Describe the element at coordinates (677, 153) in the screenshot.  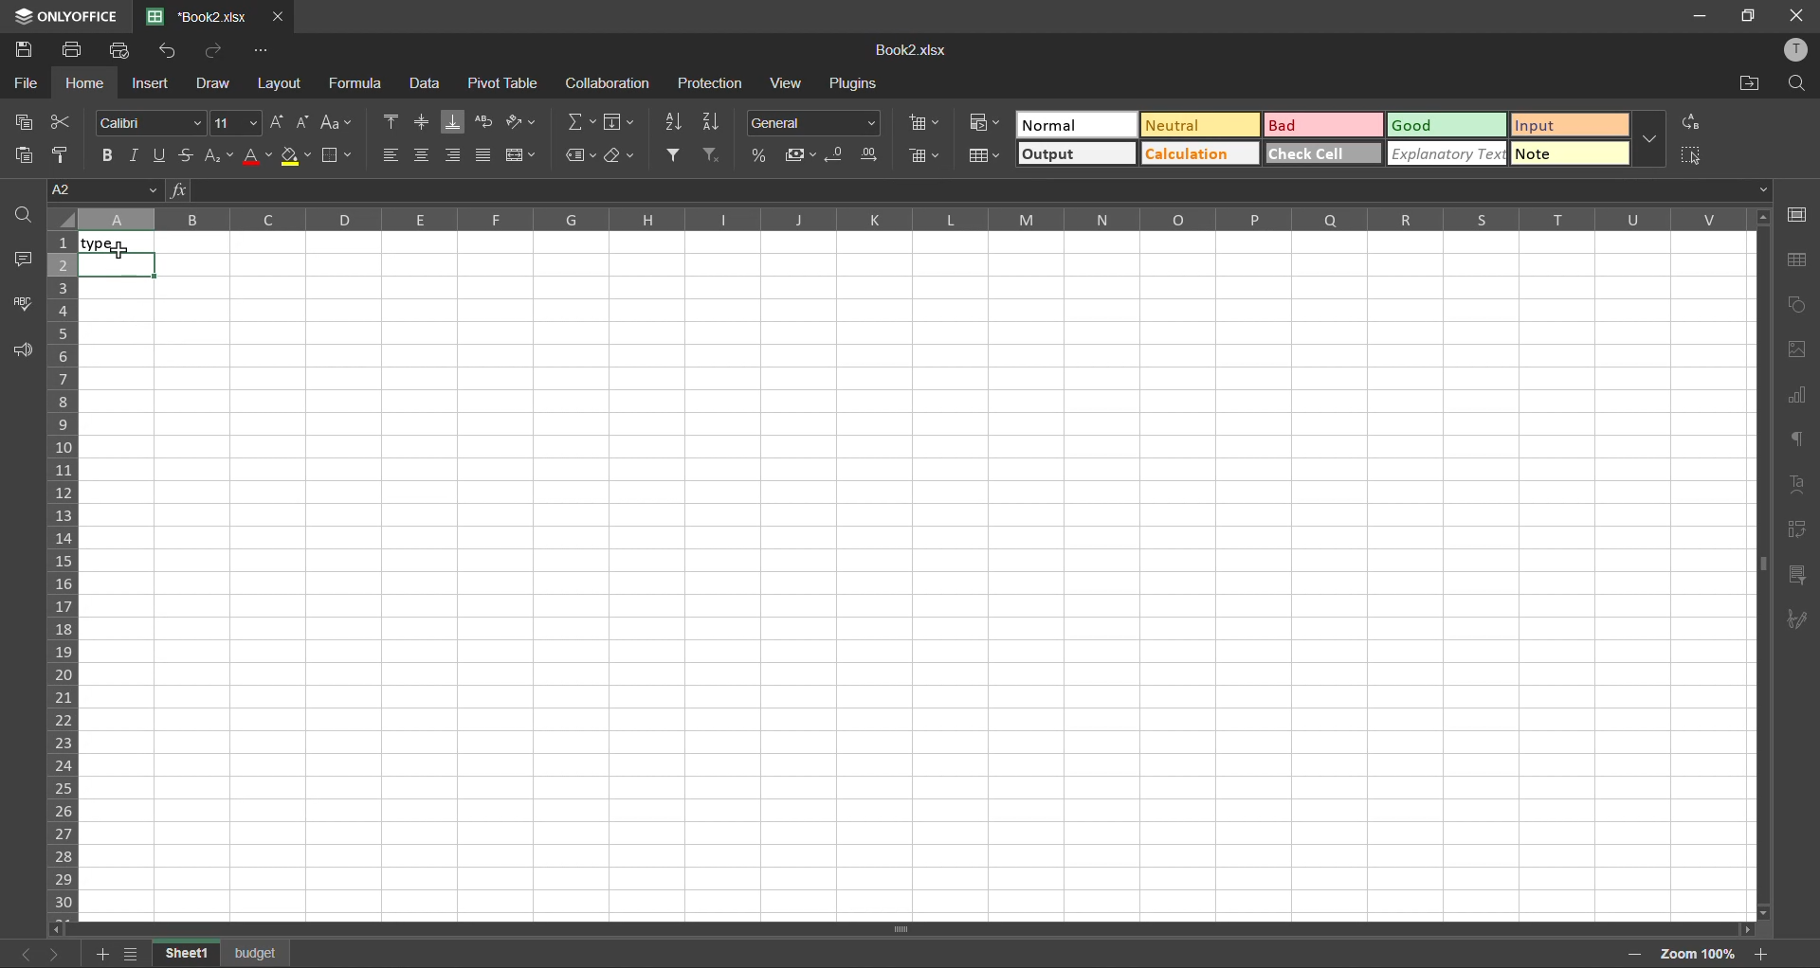
I see `filter` at that location.